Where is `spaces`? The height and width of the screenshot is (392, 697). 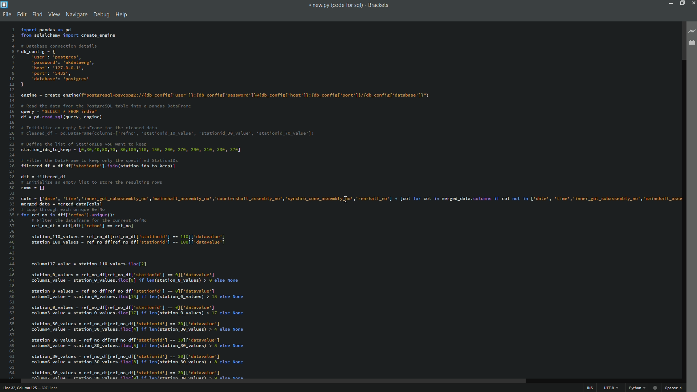 spaces is located at coordinates (673, 388).